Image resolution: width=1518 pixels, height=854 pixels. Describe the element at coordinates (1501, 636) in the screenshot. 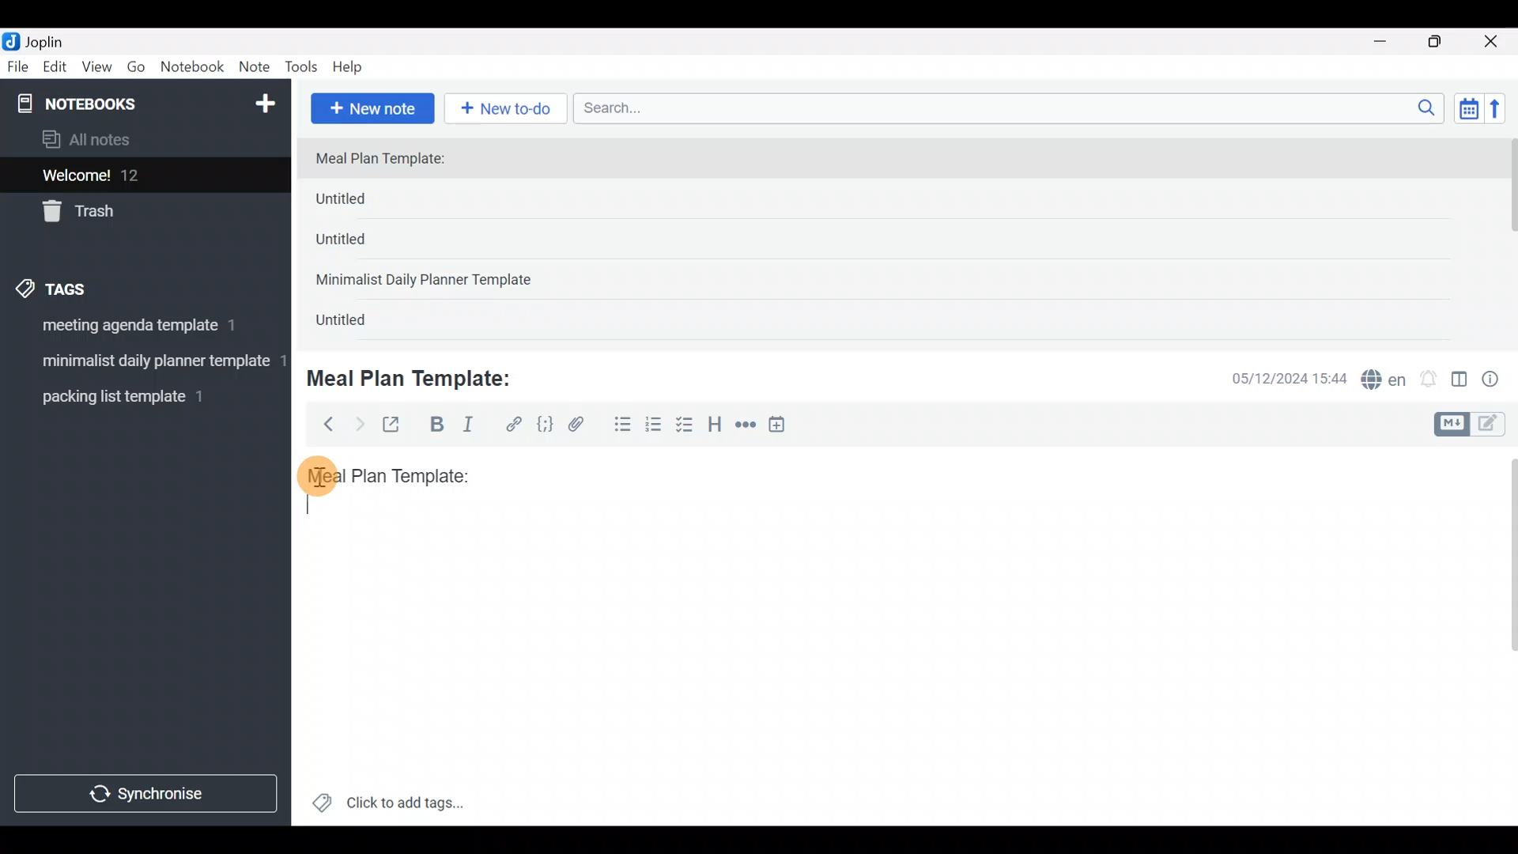

I see `Scroll bar` at that location.